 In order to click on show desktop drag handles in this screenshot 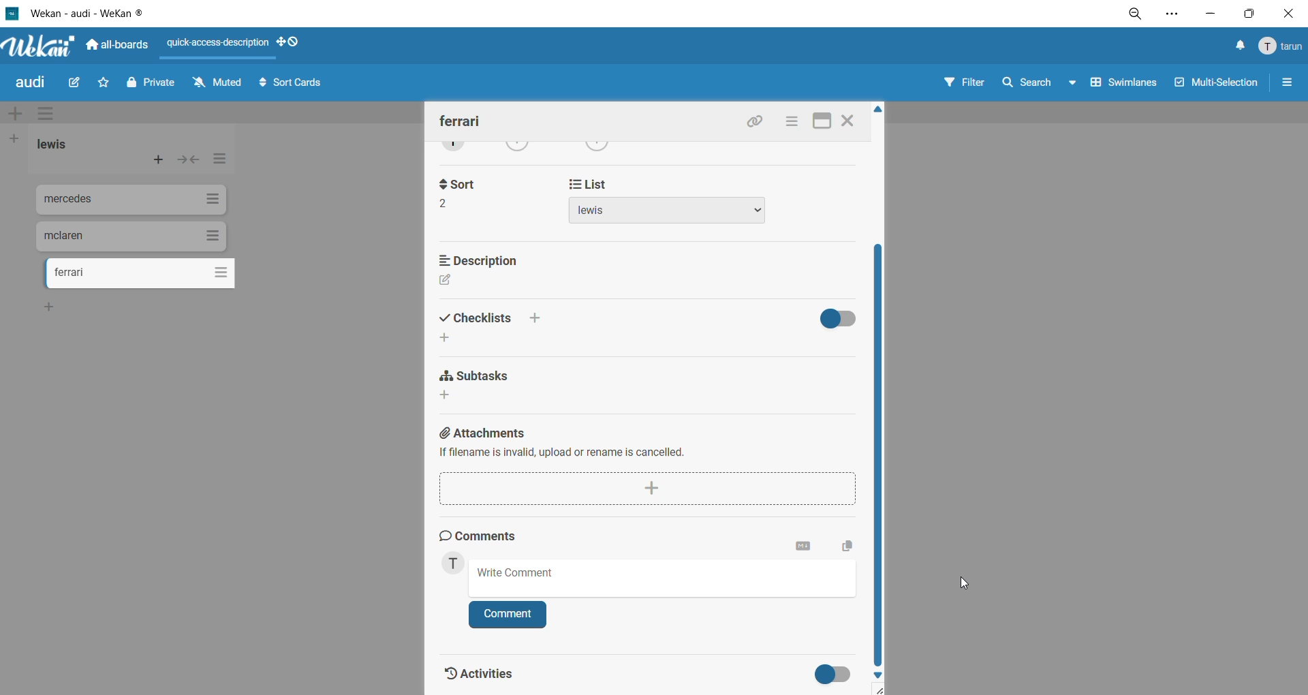, I will do `click(290, 43)`.